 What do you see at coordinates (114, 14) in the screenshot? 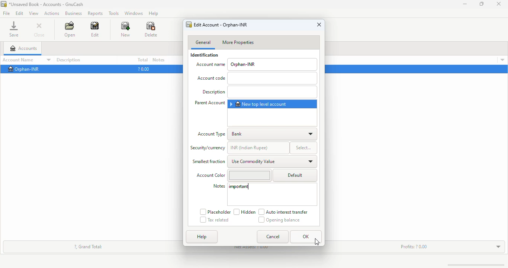
I see `tools` at bounding box center [114, 14].